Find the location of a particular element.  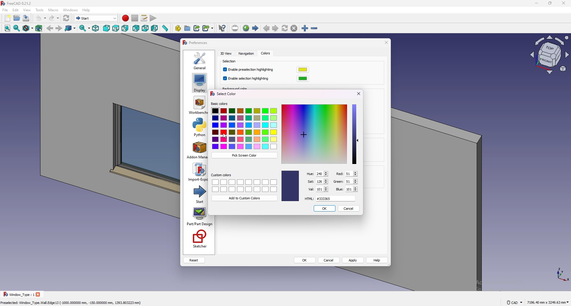

macro is located at coordinates (54, 10).